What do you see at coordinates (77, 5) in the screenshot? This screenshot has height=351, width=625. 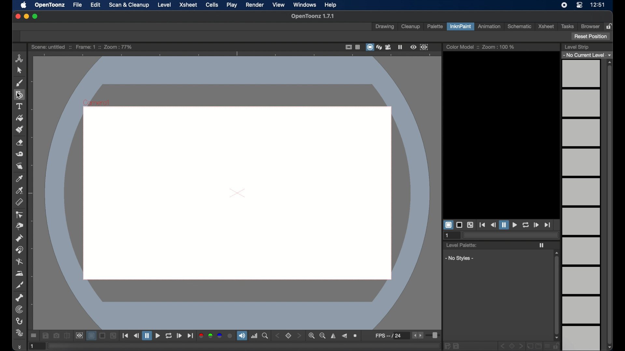 I see `file` at bounding box center [77, 5].